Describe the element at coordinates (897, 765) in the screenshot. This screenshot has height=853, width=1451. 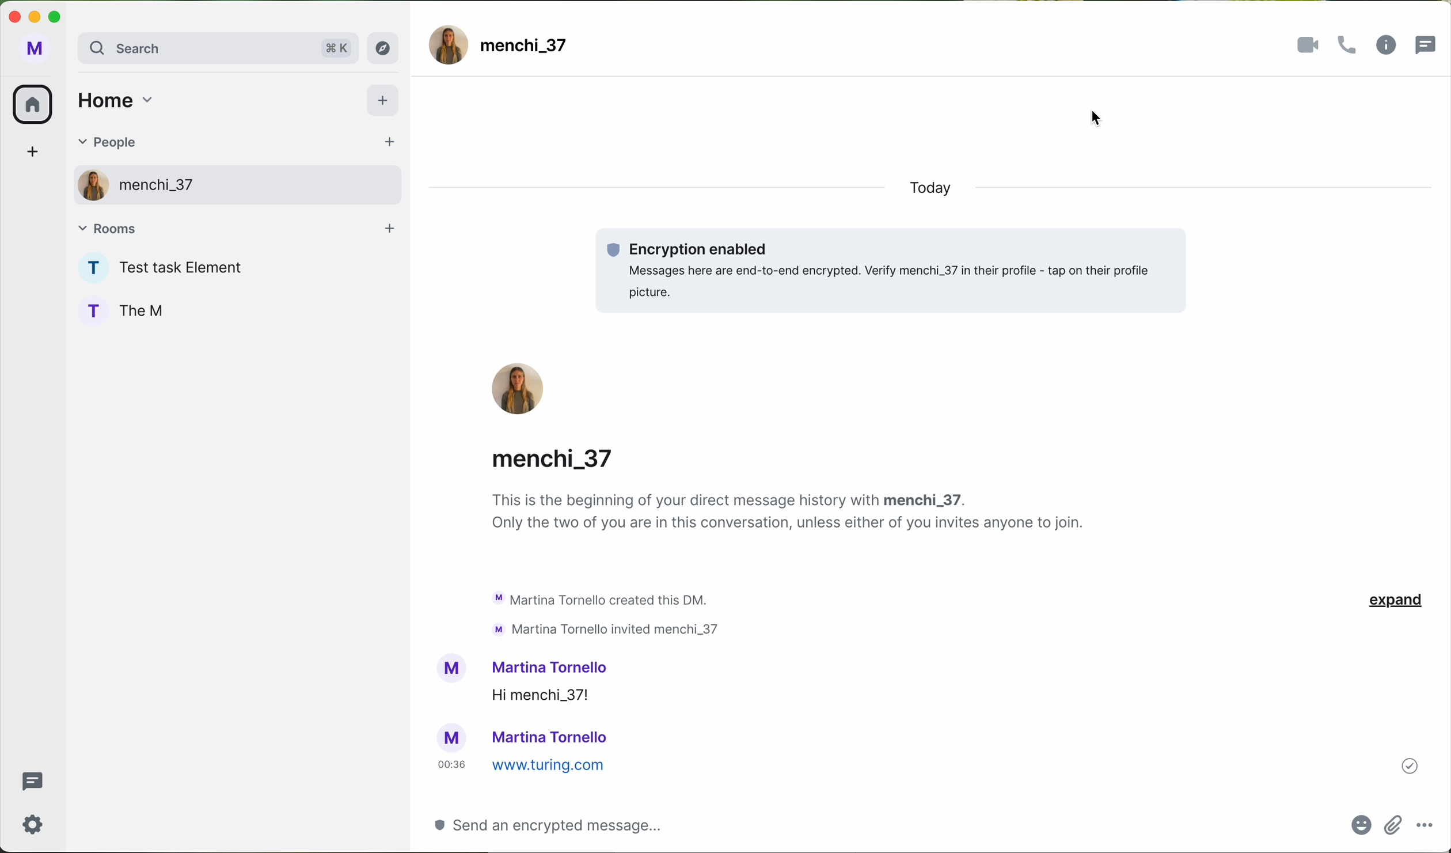
I see `shared link` at that location.